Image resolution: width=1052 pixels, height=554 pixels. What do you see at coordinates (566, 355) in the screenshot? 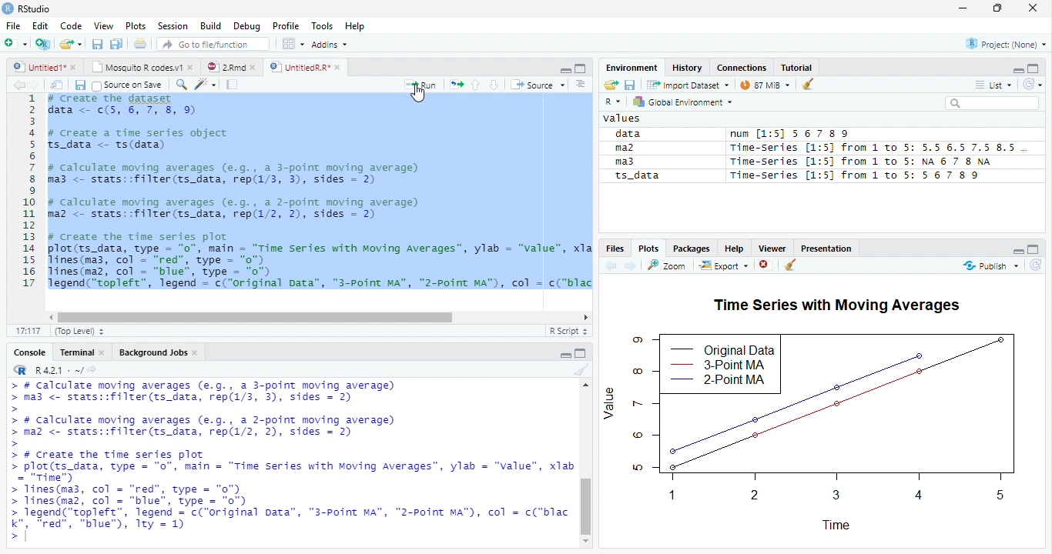
I see `maximize` at bounding box center [566, 355].